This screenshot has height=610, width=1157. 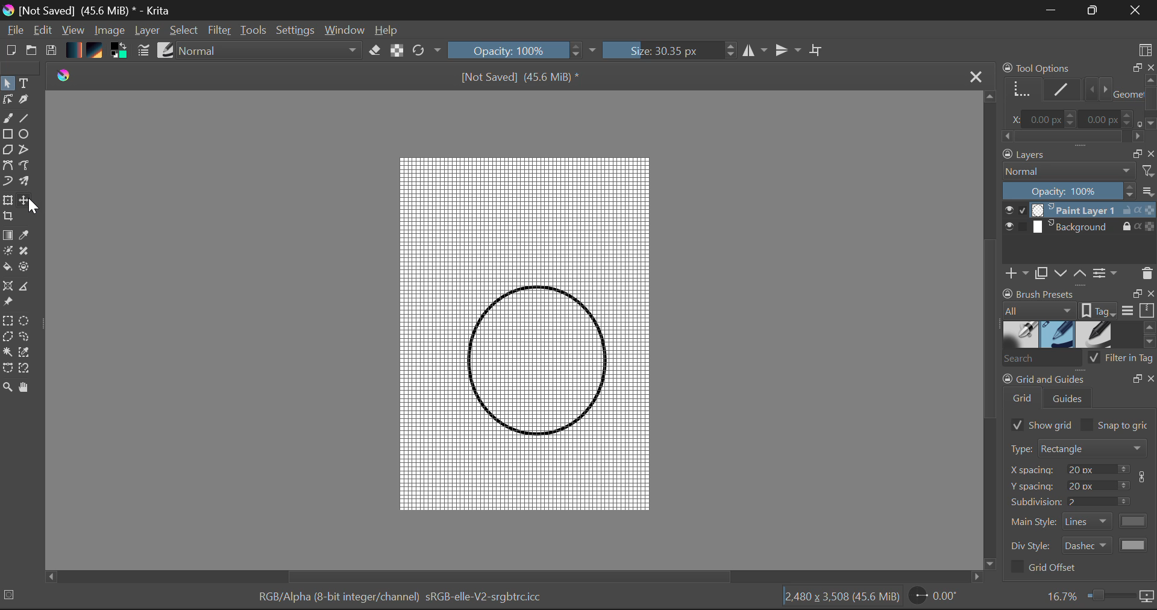 What do you see at coordinates (28, 251) in the screenshot?
I see `Smart Patch Tool` at bounding box center [28, 251].